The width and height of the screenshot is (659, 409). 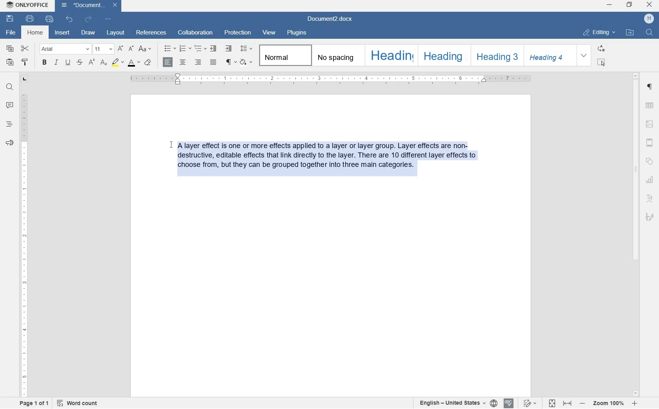 I want to click on decrement font size, so click(x=131, y=49).